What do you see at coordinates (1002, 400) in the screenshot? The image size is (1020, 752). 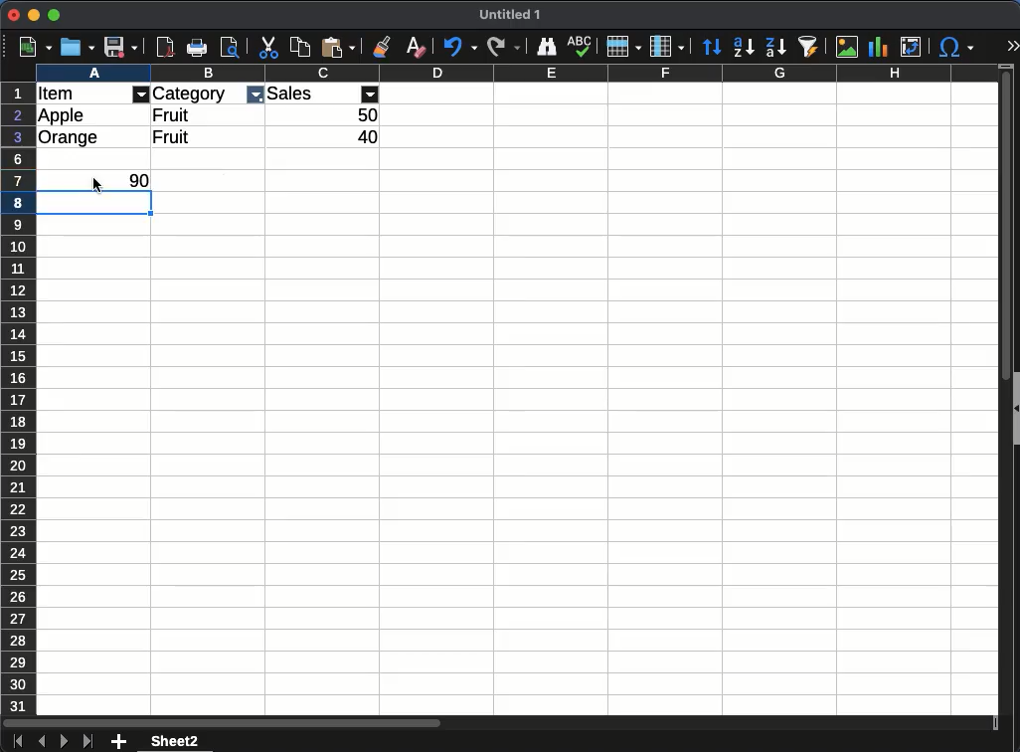 I see `scroll` at bounding box center [1002, 400].